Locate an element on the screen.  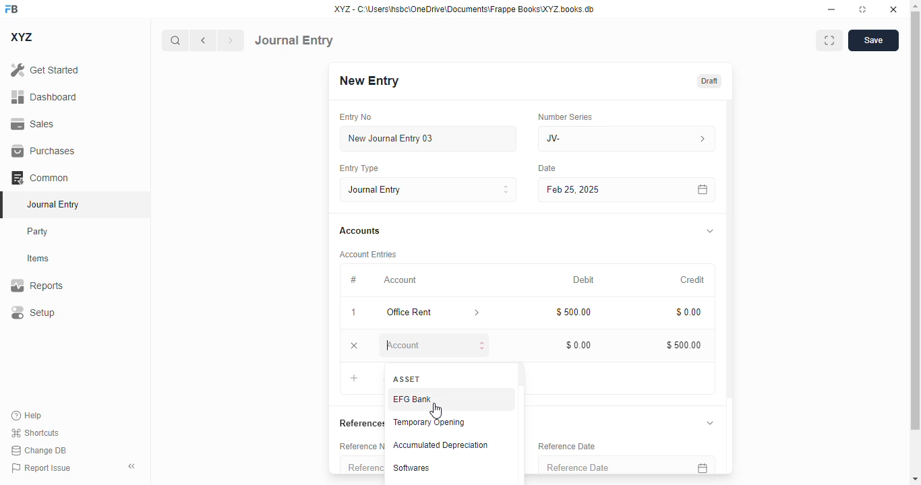
account - typing is located at coordinates (432, 346).